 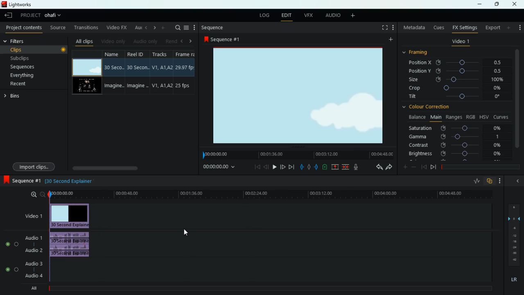 I want to click on recent, so click(x=19, y=84).